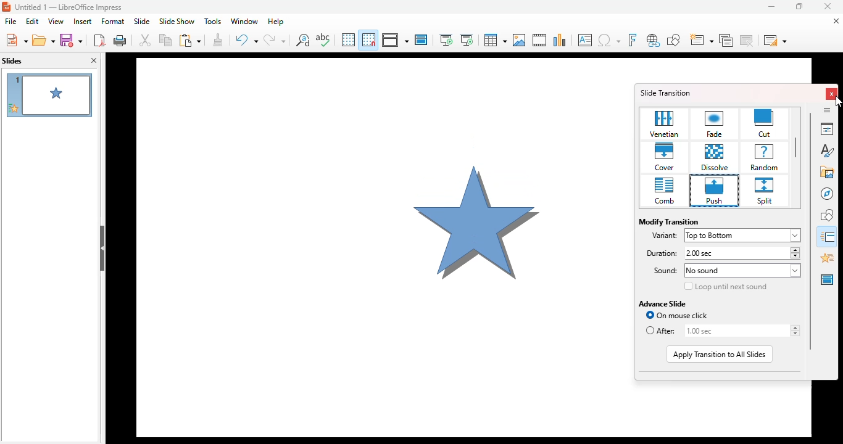  Describe the element at coordinates (145, 39) in the screenshot. I see `cut` at that location.